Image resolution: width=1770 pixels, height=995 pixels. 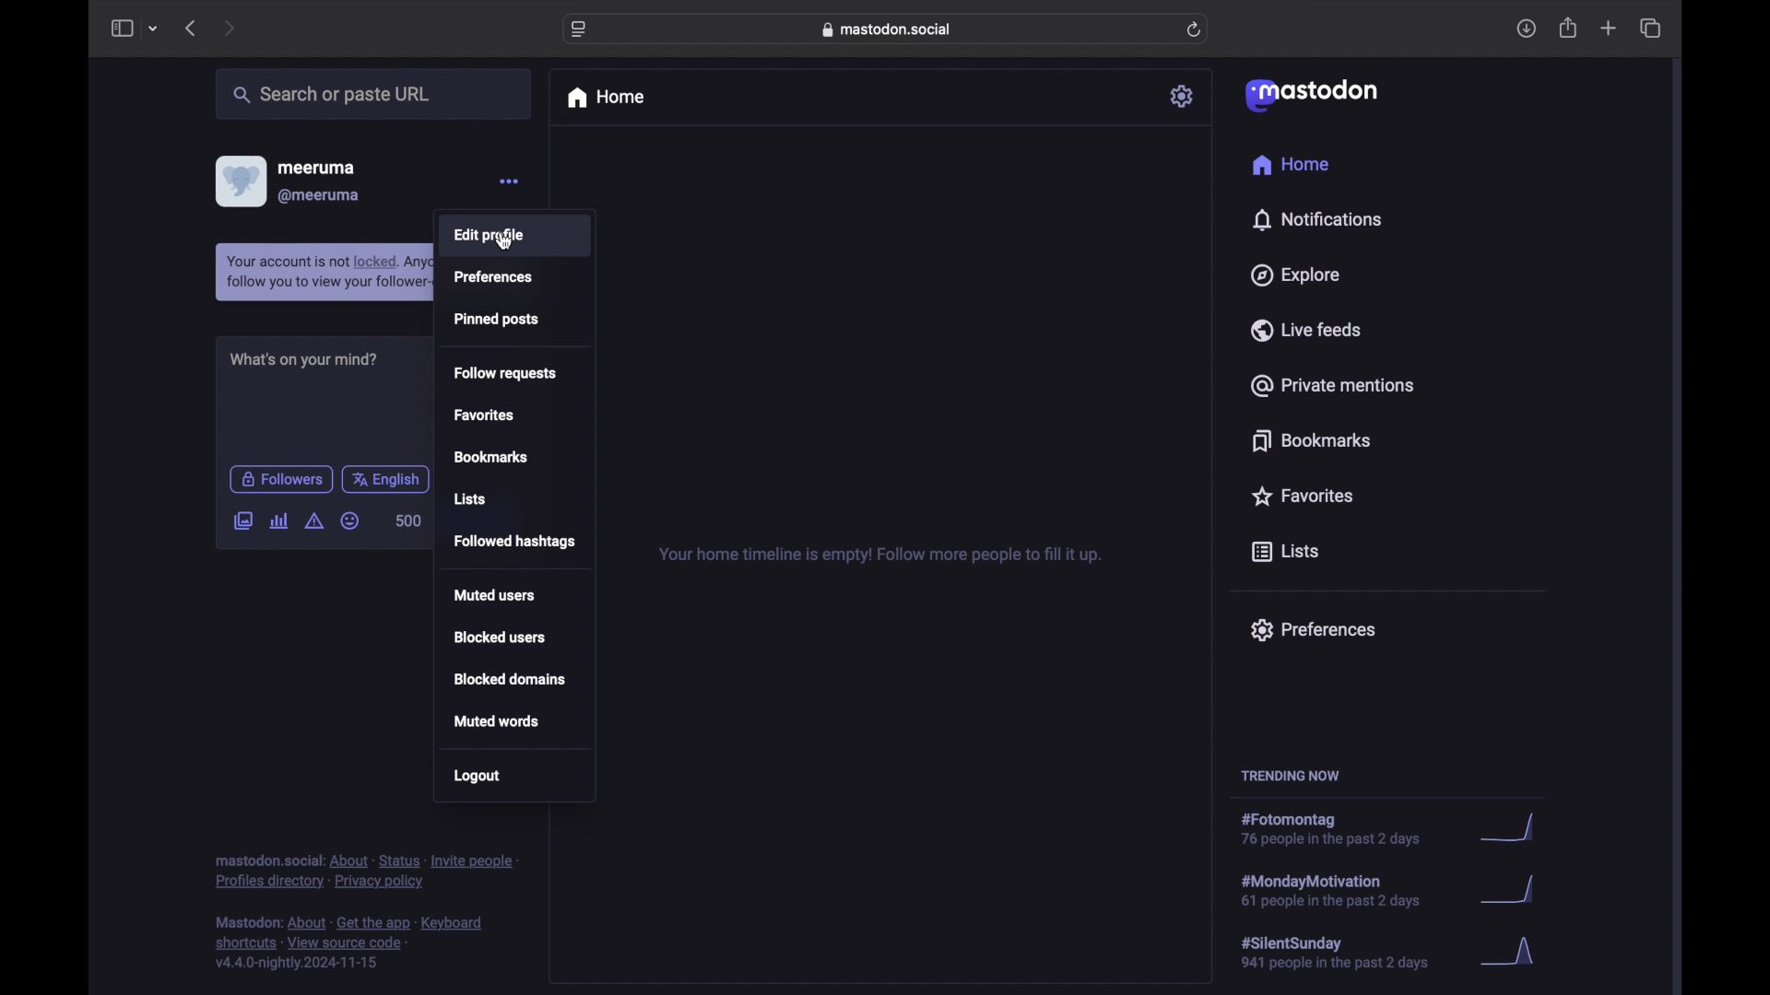 I want to click on downloads, so click(x=1527, y=29).